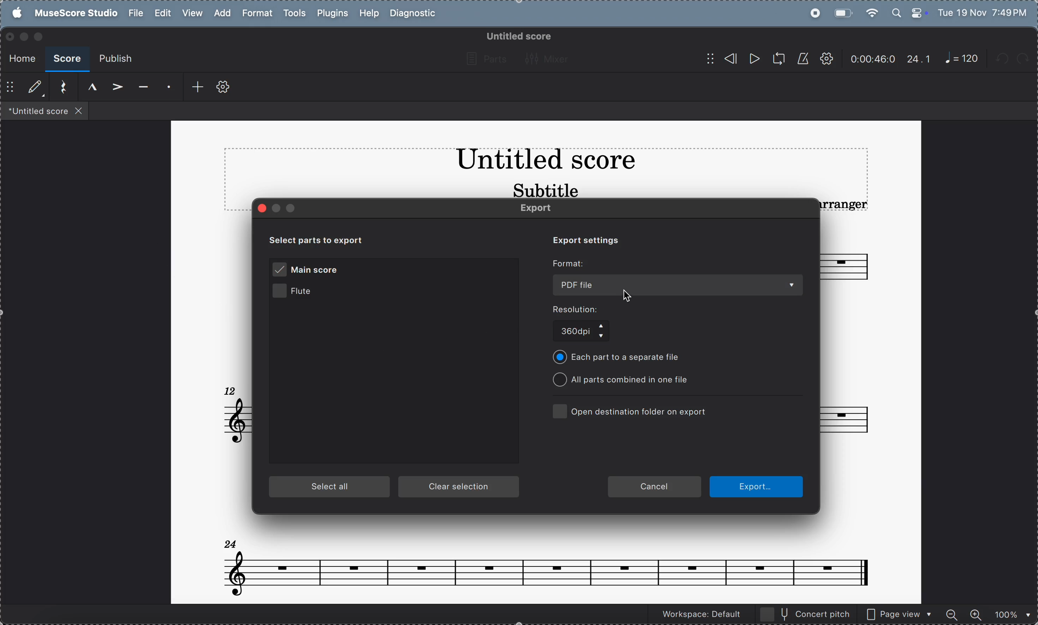 This screenshot has height=625, width=1038. I want to click on close, so click(263, 208).